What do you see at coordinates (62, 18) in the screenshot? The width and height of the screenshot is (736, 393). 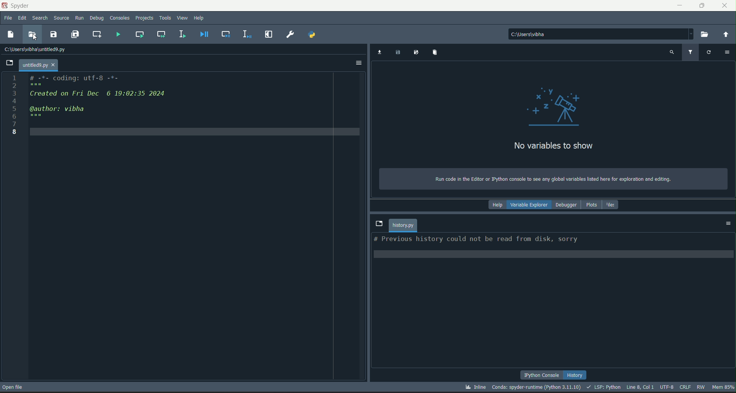 I see `source` at bounding box center [62, 18].